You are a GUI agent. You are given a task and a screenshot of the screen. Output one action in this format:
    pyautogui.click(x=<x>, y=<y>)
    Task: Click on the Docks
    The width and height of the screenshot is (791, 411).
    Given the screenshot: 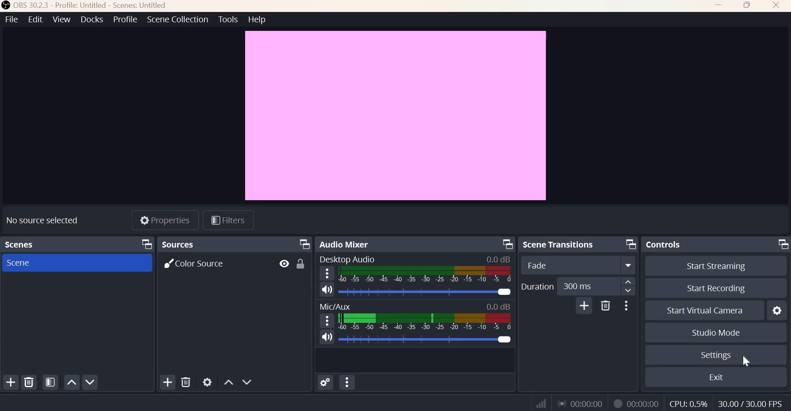 What is the action you would take?
    pyautogui.click(x=91, y=20)
    